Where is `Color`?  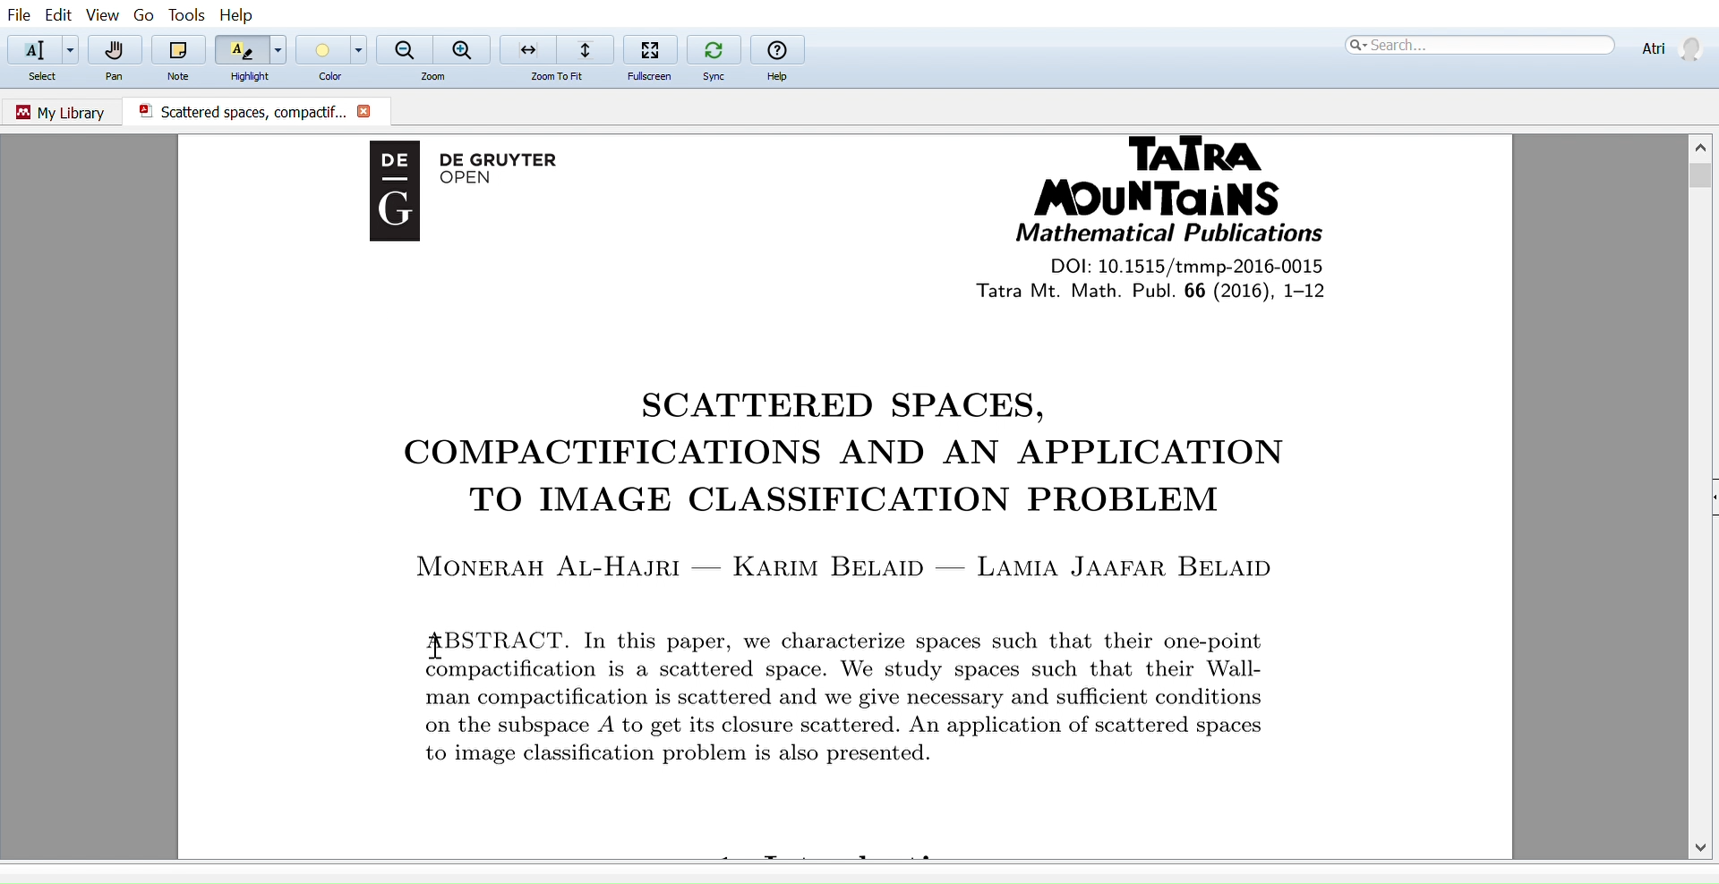
Color is located at coordinates (324, 79).